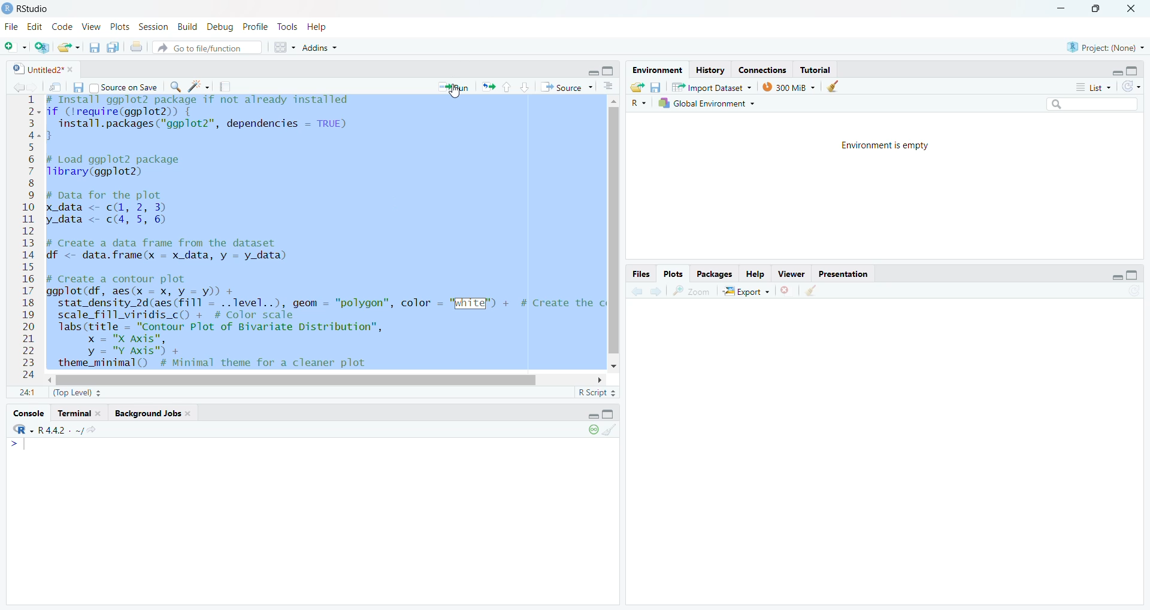 The image size is (1150, 610). I want to click on r 4.4.2, so click(60, 429).